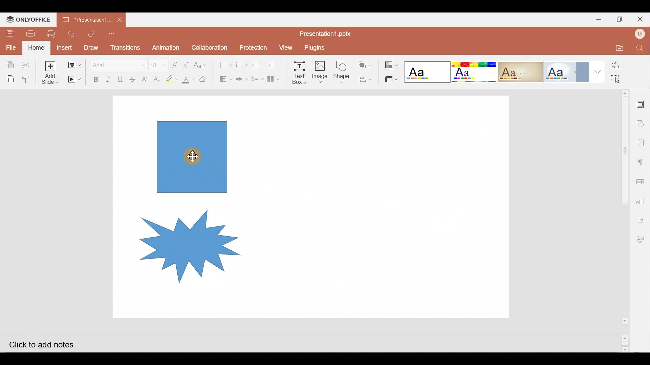  What do you see at coordinates (642, 141) in the screenshot?
I see `Image settings` at bounding box center [642, 141].